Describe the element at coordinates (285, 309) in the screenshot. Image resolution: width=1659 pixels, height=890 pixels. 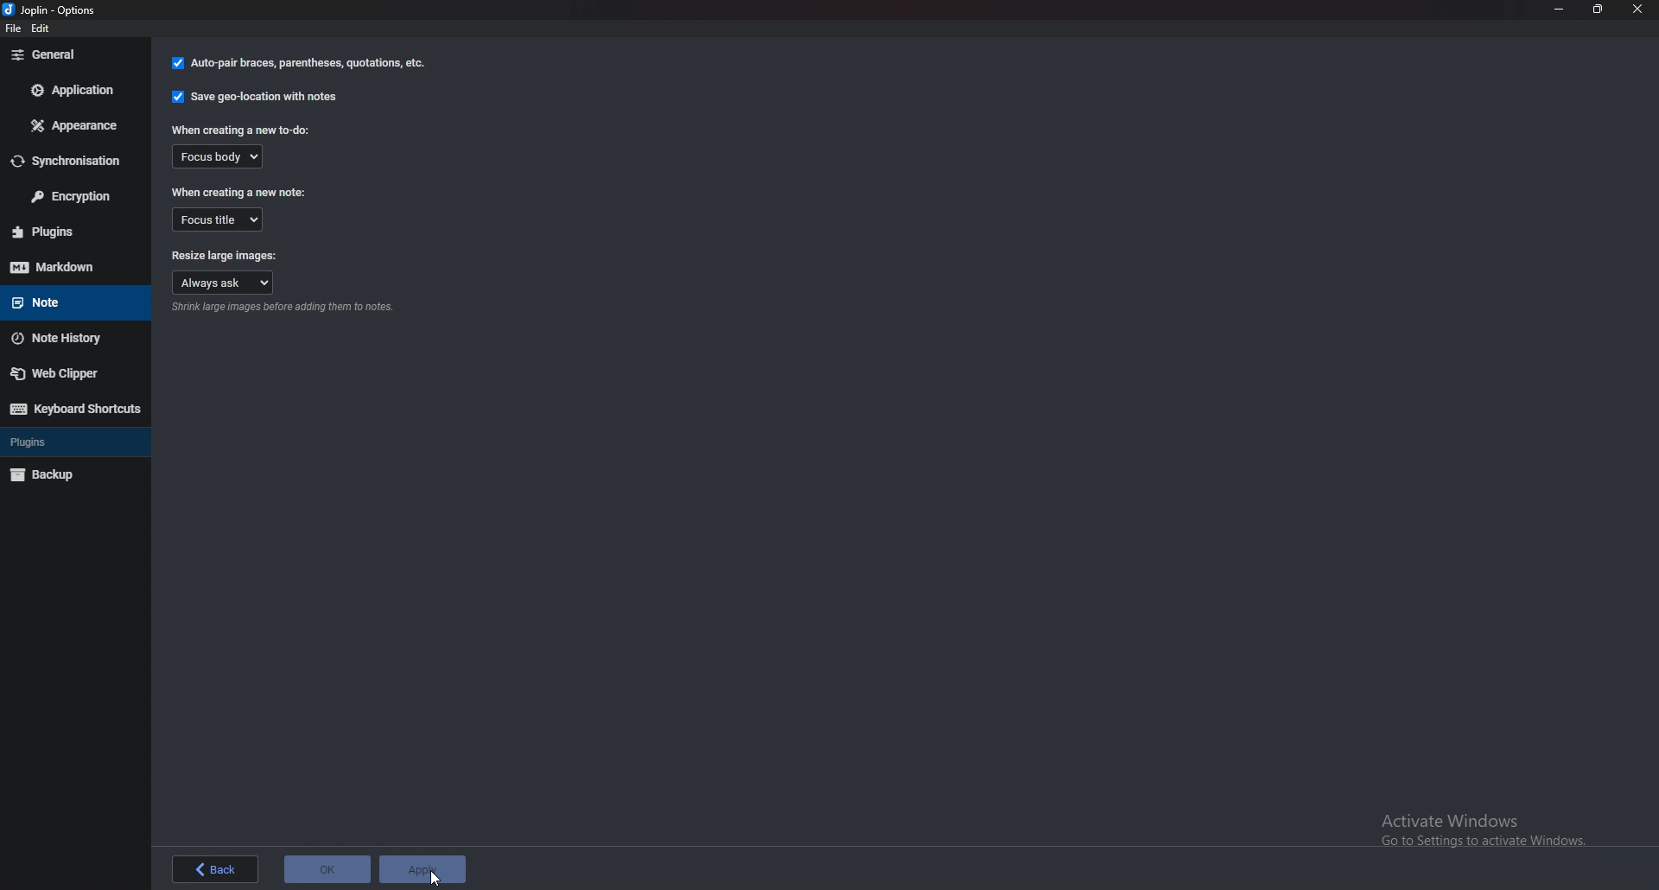
I see `Info` at that location.